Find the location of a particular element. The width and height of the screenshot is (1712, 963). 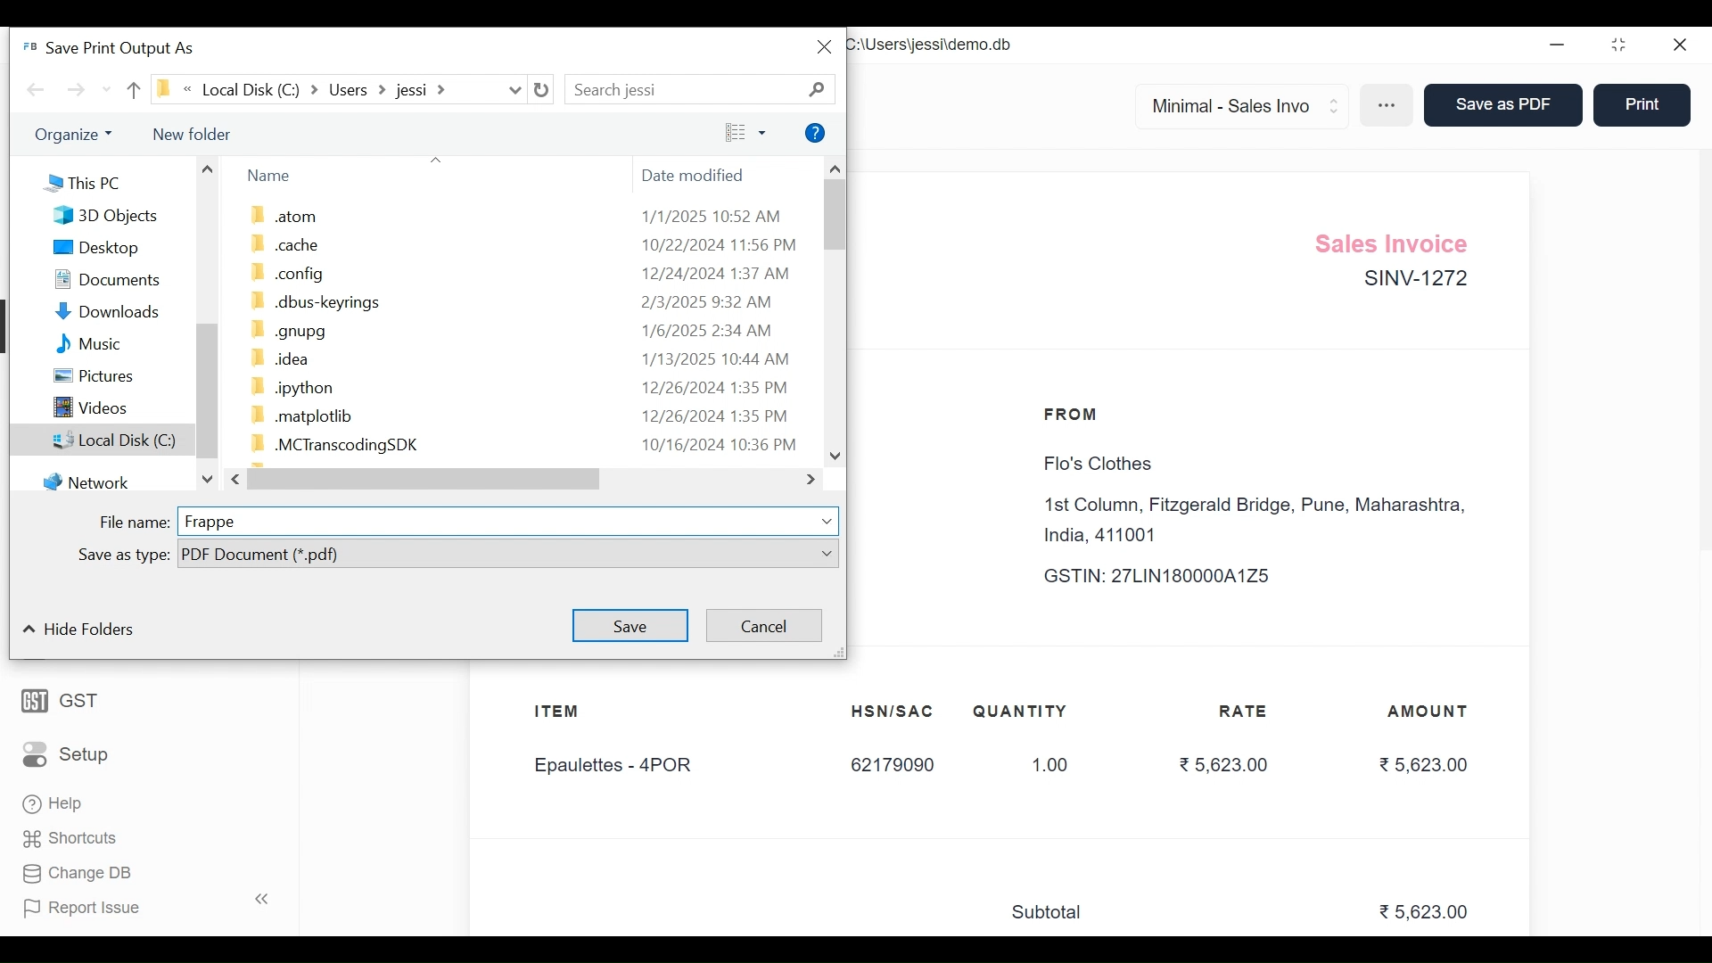

GSTIN: 27LIN180000A1Z5 is located at coordinates (1173, 576).